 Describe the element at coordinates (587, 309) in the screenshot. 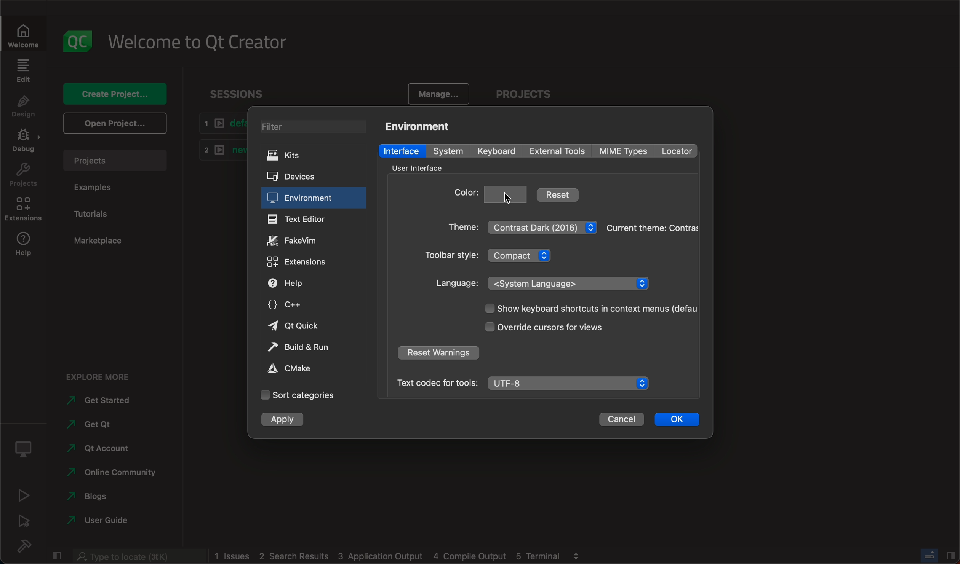

I see `show keyboard` at that location.